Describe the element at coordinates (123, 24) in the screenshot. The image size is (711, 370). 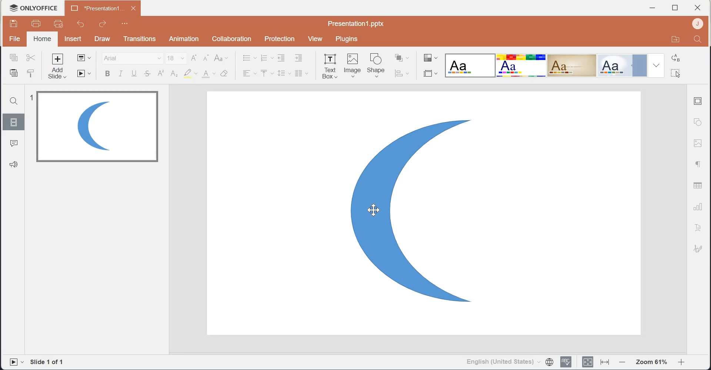
I see `Customize Quick Access Toolbar` at that location.